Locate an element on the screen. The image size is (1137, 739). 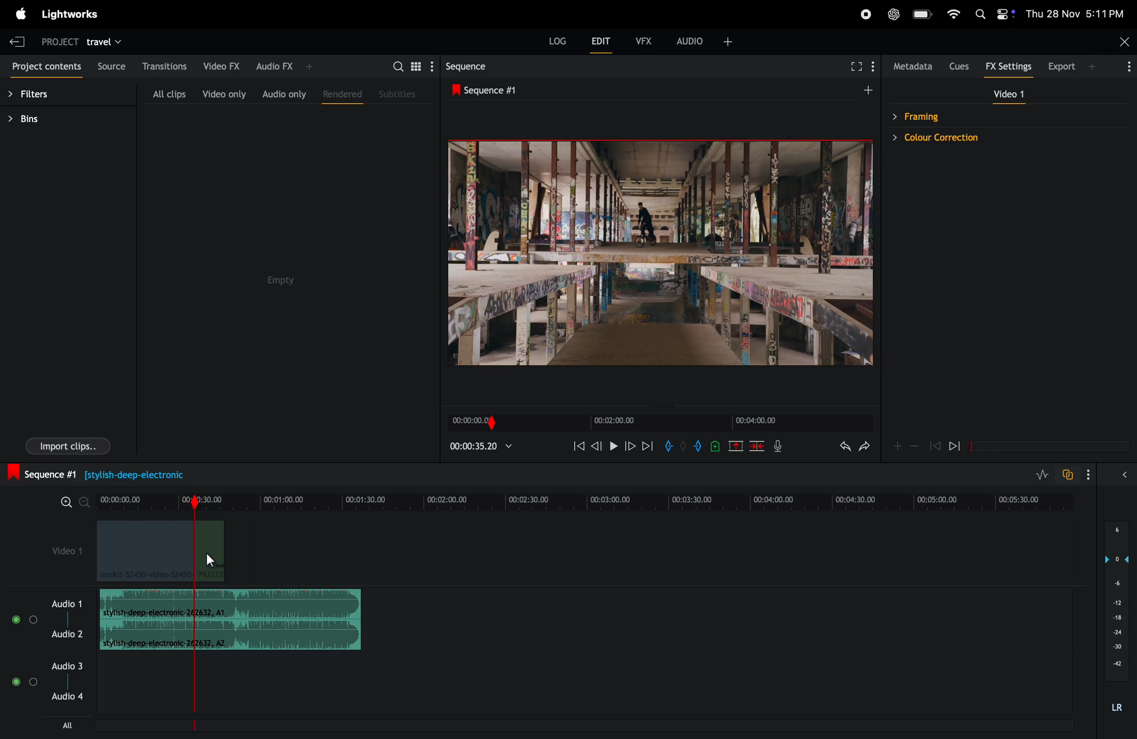
time frames is located at coordinates (657, 422).